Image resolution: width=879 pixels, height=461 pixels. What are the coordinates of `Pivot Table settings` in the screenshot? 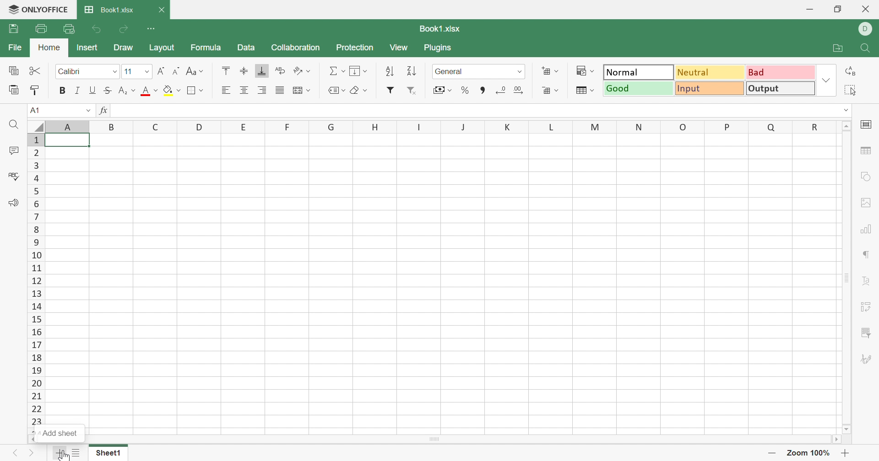 It's located at (864, 308).